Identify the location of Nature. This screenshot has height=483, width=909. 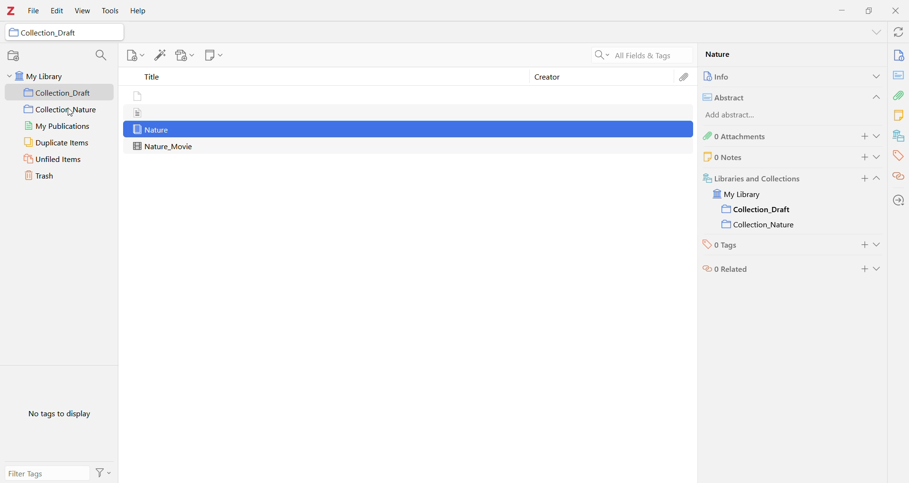
(750, 56).